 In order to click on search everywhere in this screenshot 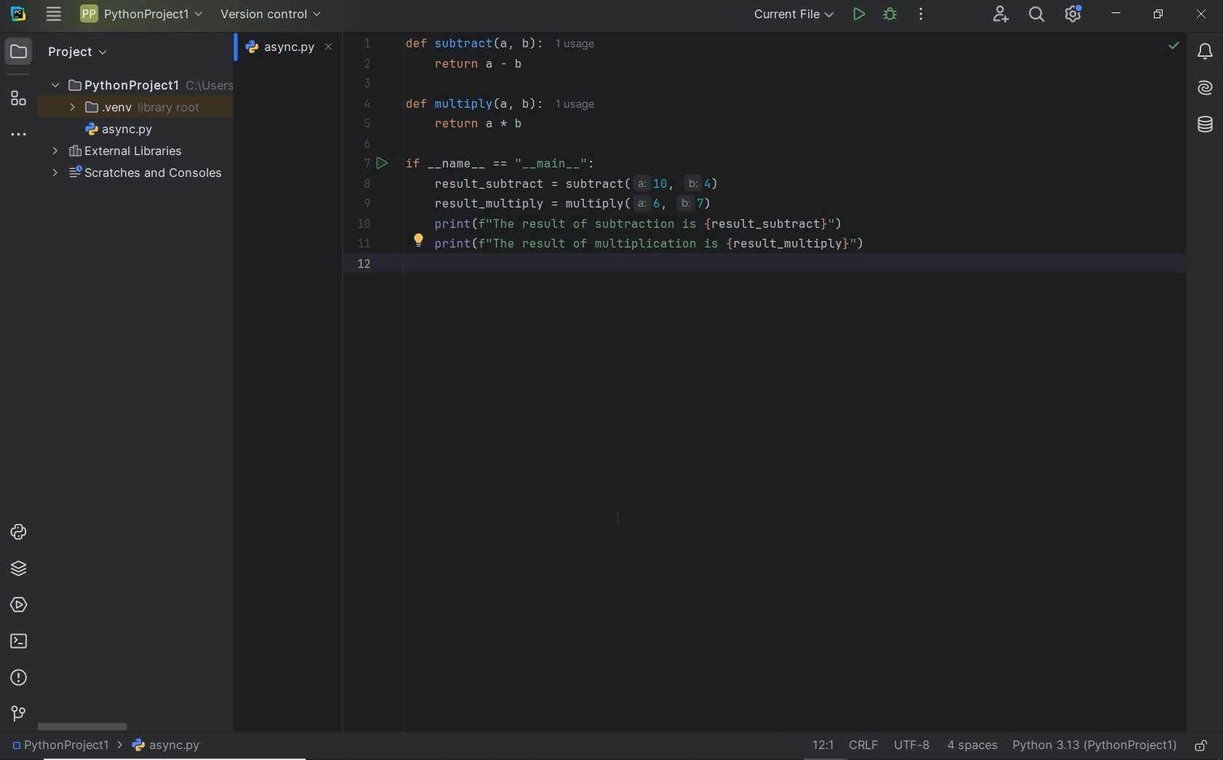, I will do `click(1037, 15)`.